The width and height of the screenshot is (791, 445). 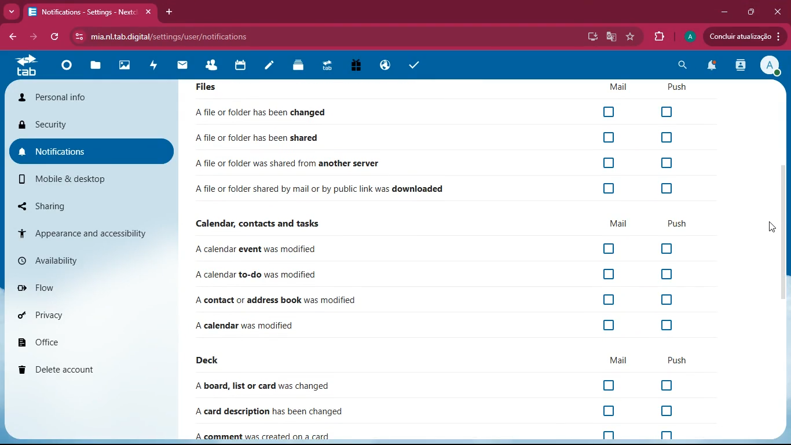 I want to click on friends, so click(x=215, y=67).